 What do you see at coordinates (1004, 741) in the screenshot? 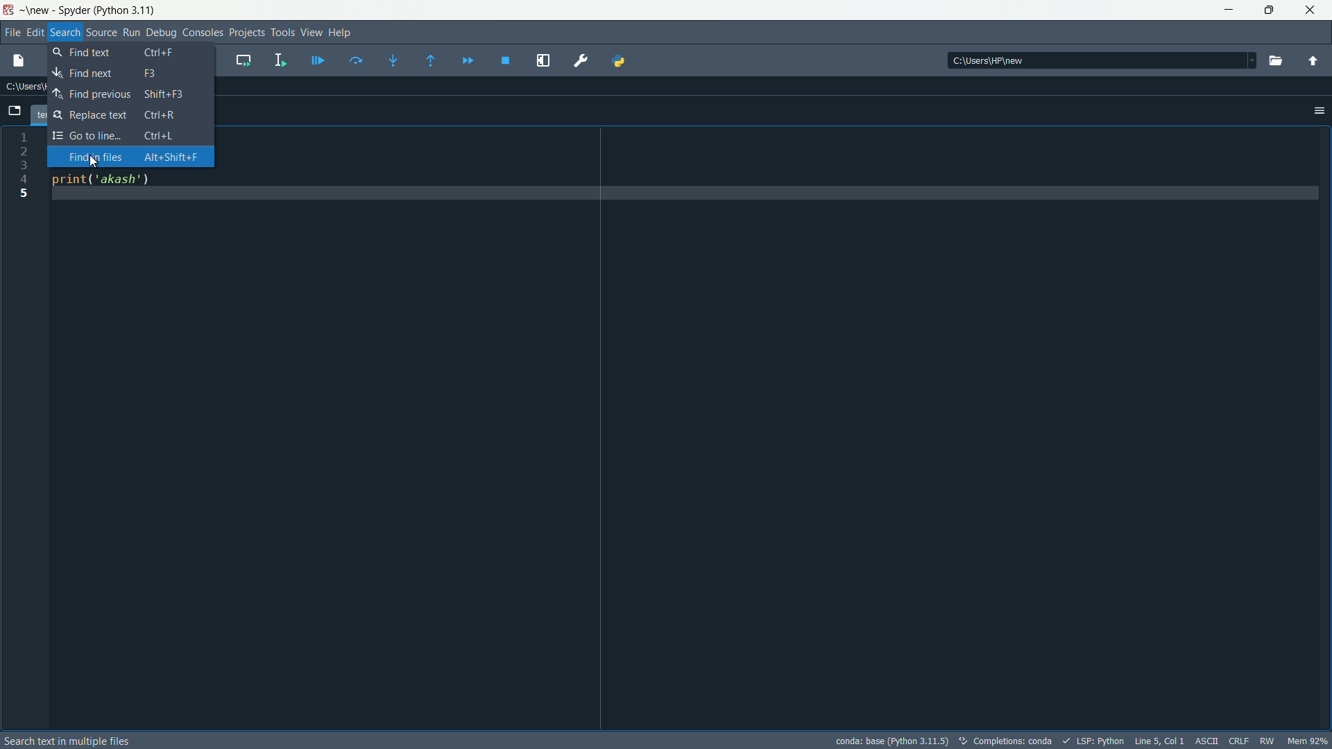
I see `text` at bounding box center [1004, 741].